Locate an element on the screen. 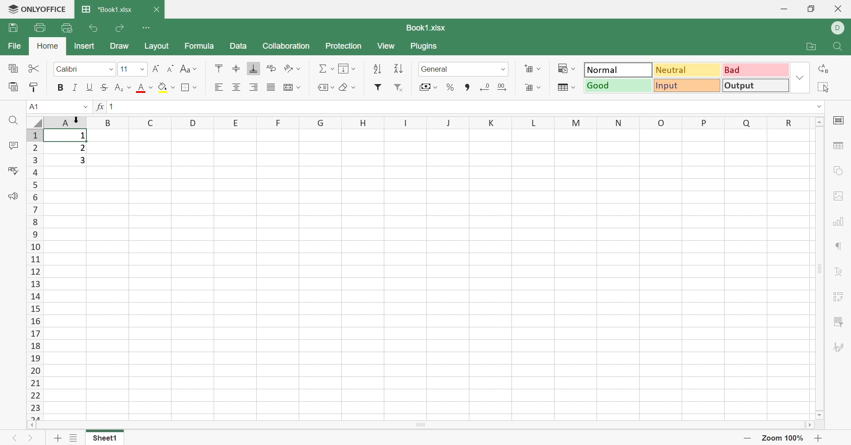 This screenshot has width=851, height=445. Book1.xlsx is located at coordinates (427, 27).